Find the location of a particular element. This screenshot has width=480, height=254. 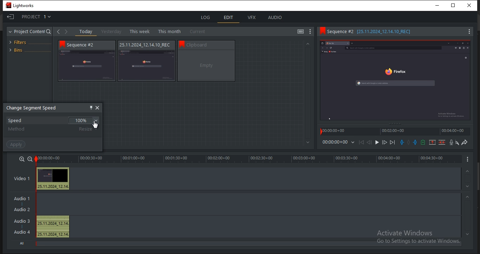

Playback marker is located at coordinates (319, 132).